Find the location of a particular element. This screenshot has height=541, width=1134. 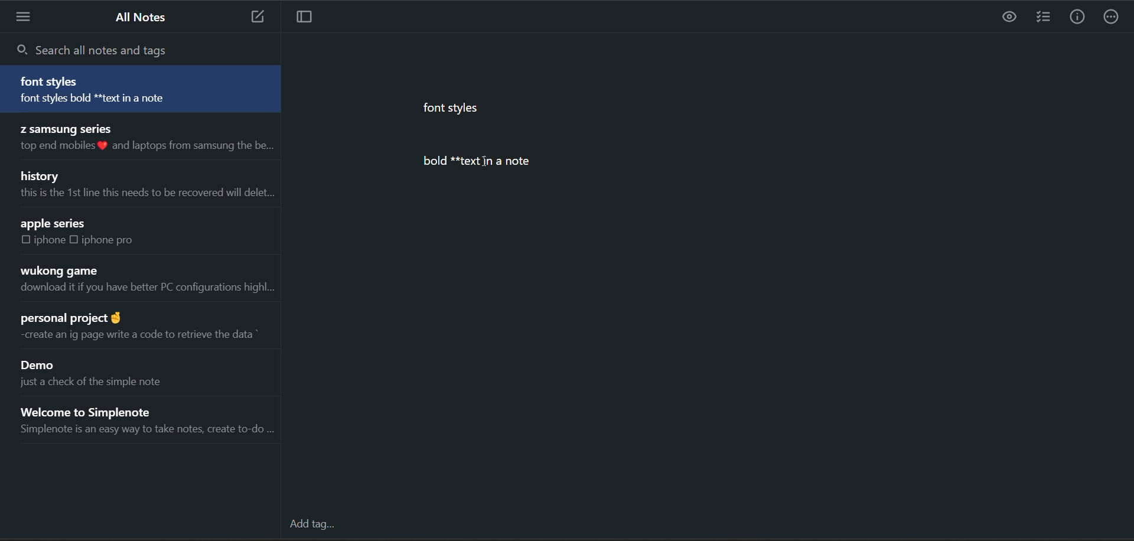

~create an ig page write a code to retrieve the data * is located at coordinates (136, 334).